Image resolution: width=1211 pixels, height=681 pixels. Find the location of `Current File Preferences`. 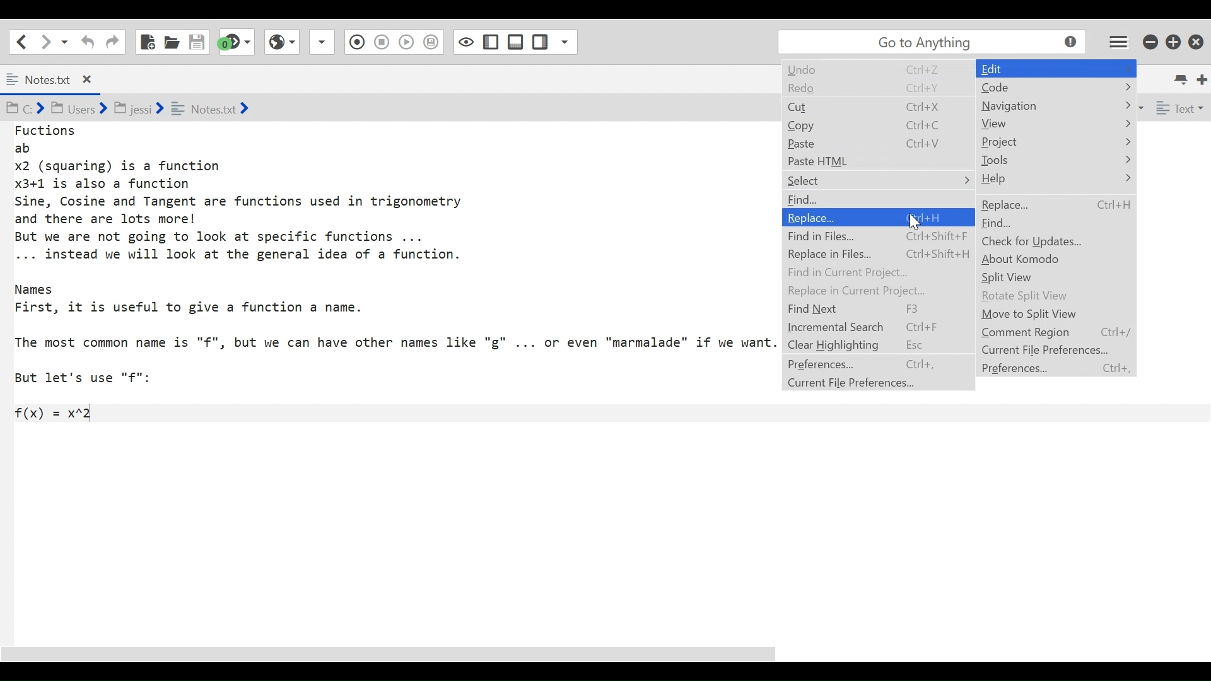

Current File Preferences is located at coordinates (865, 384).